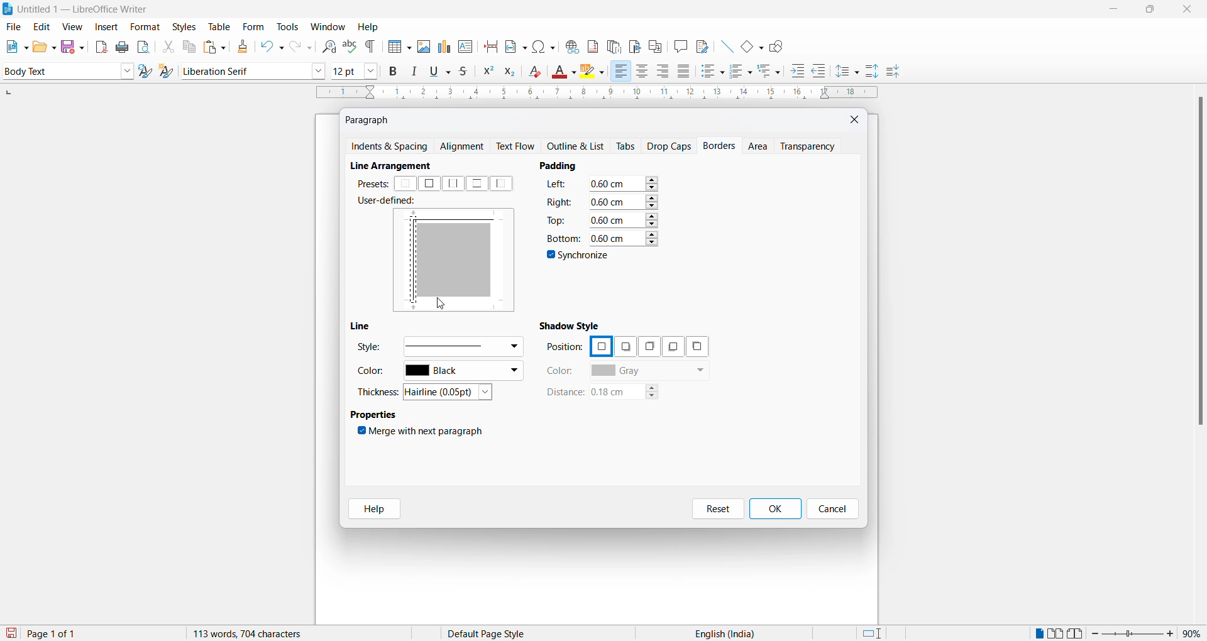 Image resolution: width=1207 pixels, height=641 pixels. What do you see at coordinates (444, 48) in the screenshot?
I see `insert chart` at bounding box center [444, 48].